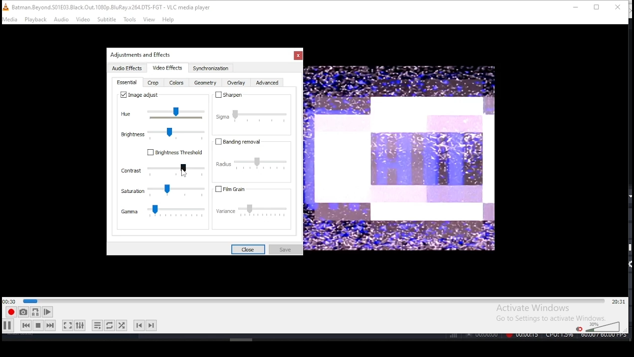 The image size is (634, 357). I want to click on help, so click(168, 19).